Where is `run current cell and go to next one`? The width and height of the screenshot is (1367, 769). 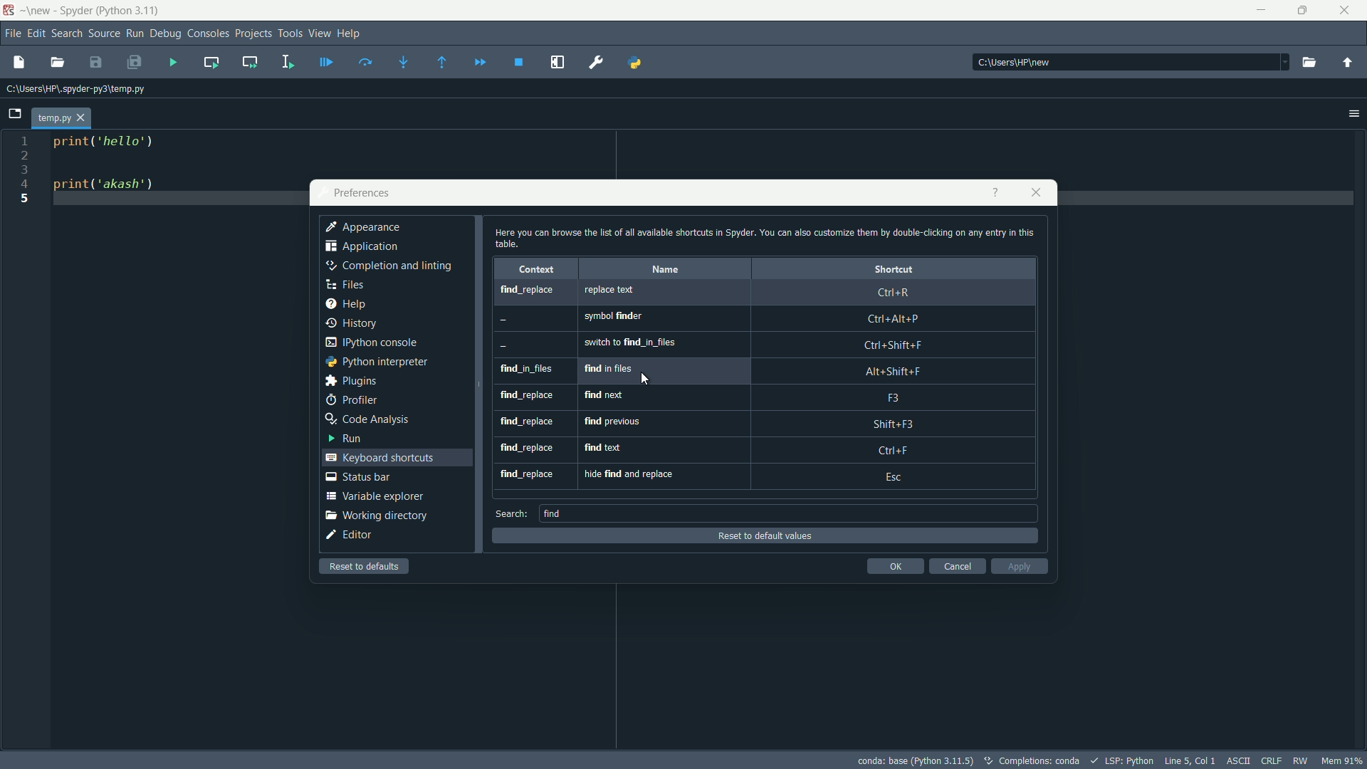 run current cell and go to next one is located at coordinates (248, 64).